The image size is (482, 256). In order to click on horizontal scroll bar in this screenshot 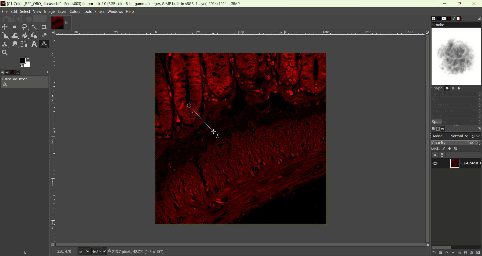, I will do `click(456, 247)`.